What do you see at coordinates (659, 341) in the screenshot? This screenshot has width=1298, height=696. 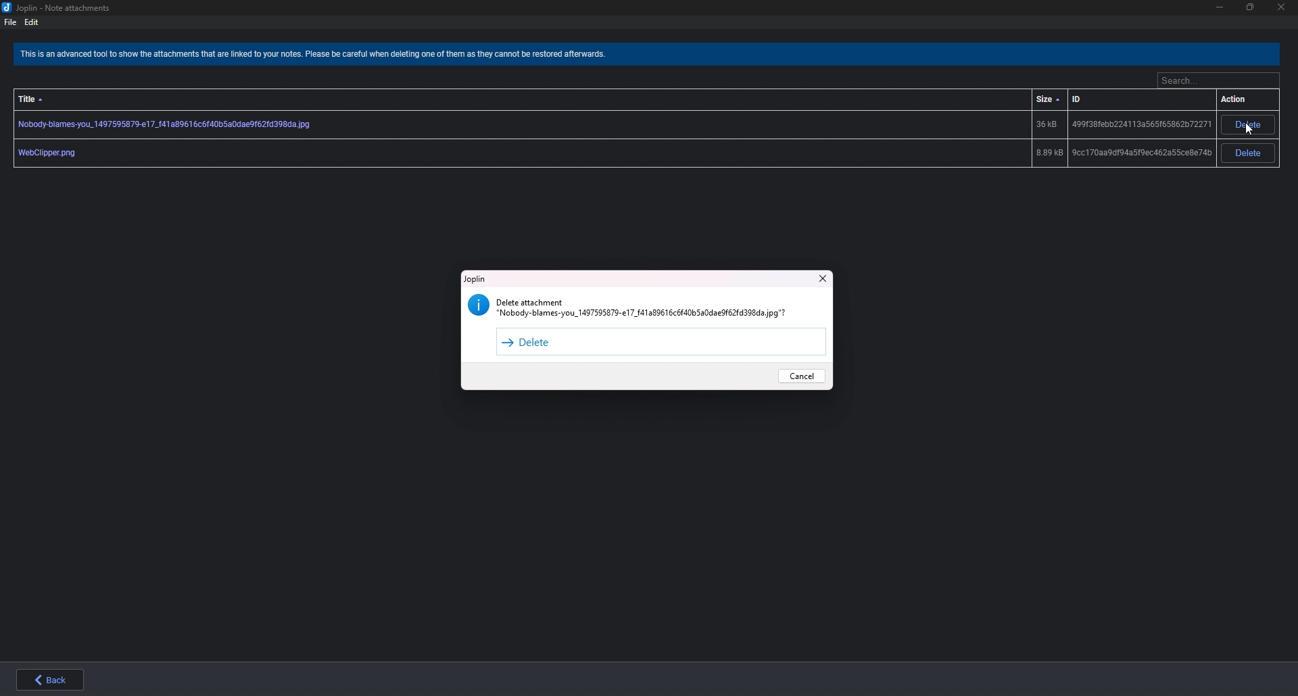 I see `Delete` at bounding box center [659, 341].